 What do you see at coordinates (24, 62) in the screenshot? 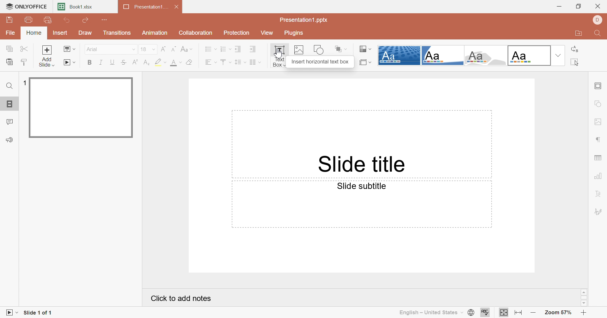
I see `Copy style` at bounding box center [24, 62].